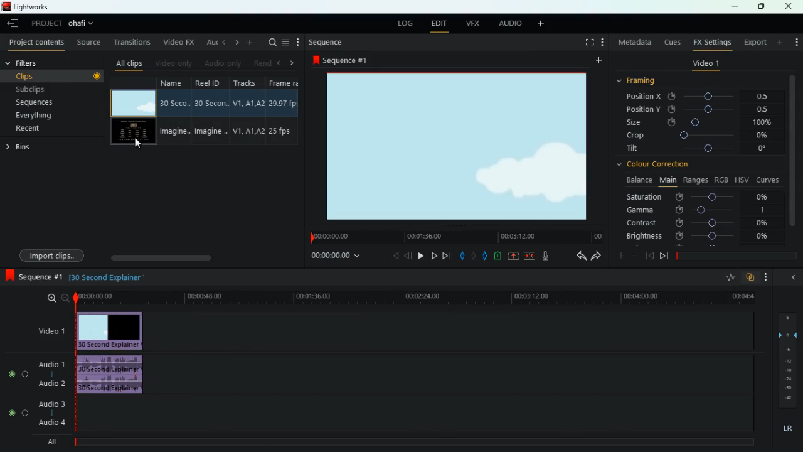  Describe the element at coordinates (45, 116) in the screenshot. I see `everything` at that location.